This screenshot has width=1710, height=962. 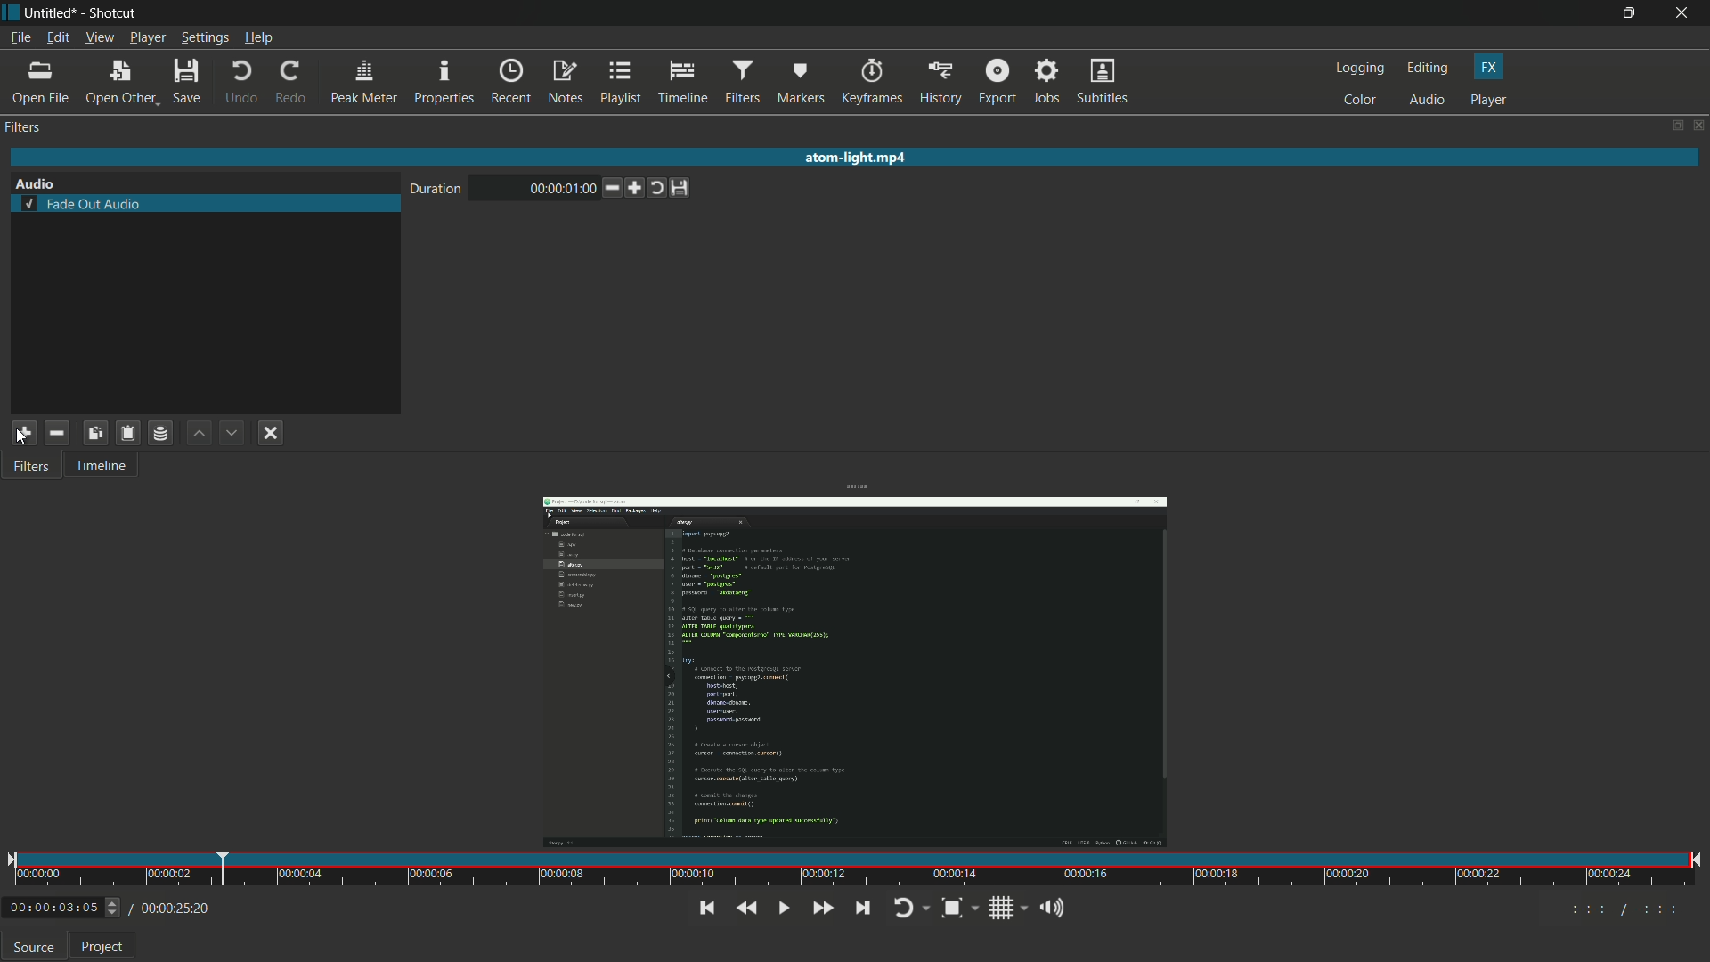 I want to click on decrement, so click(x=614, y=189).